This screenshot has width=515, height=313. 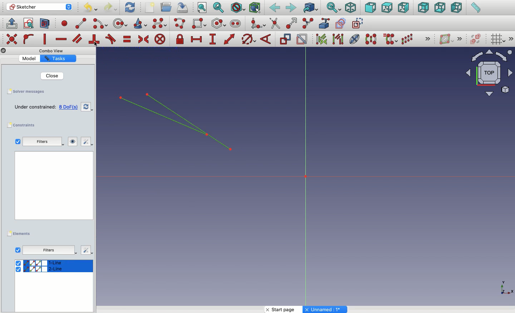 I want to click on Axis, so click(x=306, y=179).